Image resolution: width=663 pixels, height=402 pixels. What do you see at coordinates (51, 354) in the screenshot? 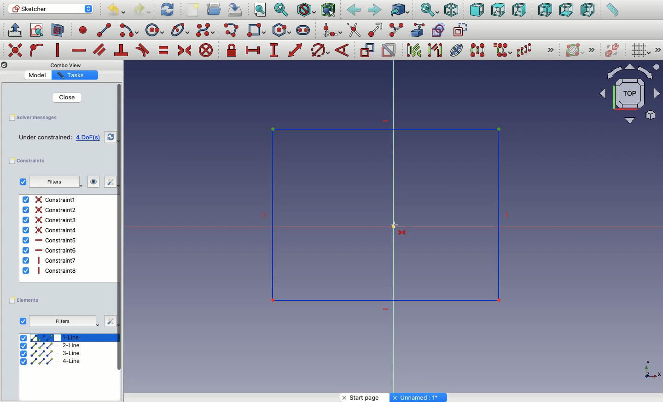
I see `3-line` at bounding box center [51, 354].